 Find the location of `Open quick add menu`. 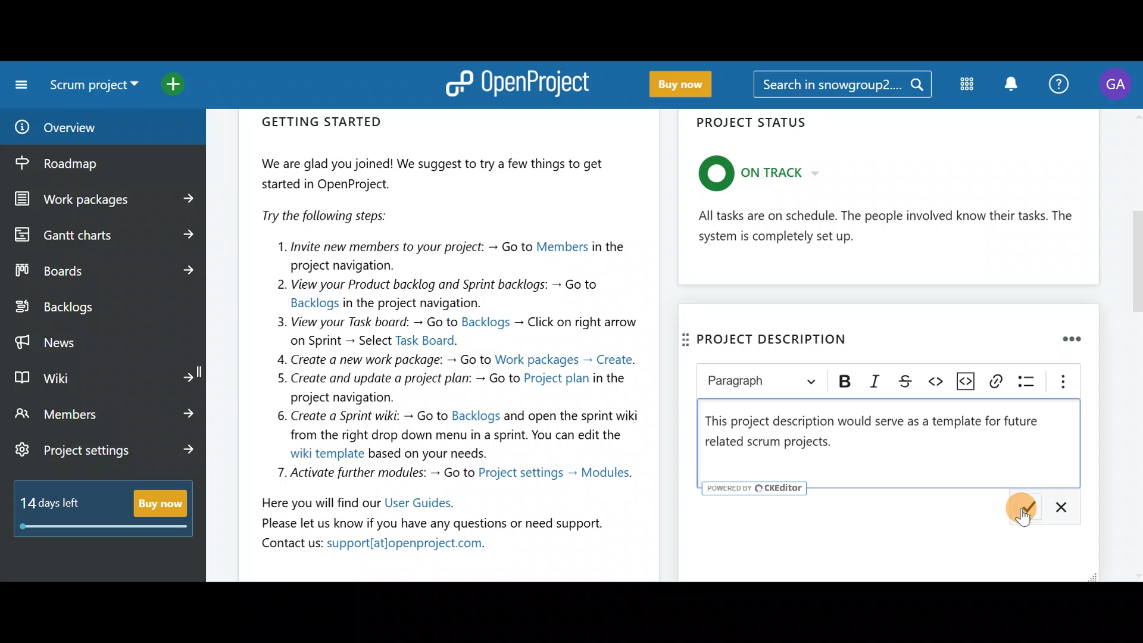

Open quick add menu is located at coordinates (185, 85).